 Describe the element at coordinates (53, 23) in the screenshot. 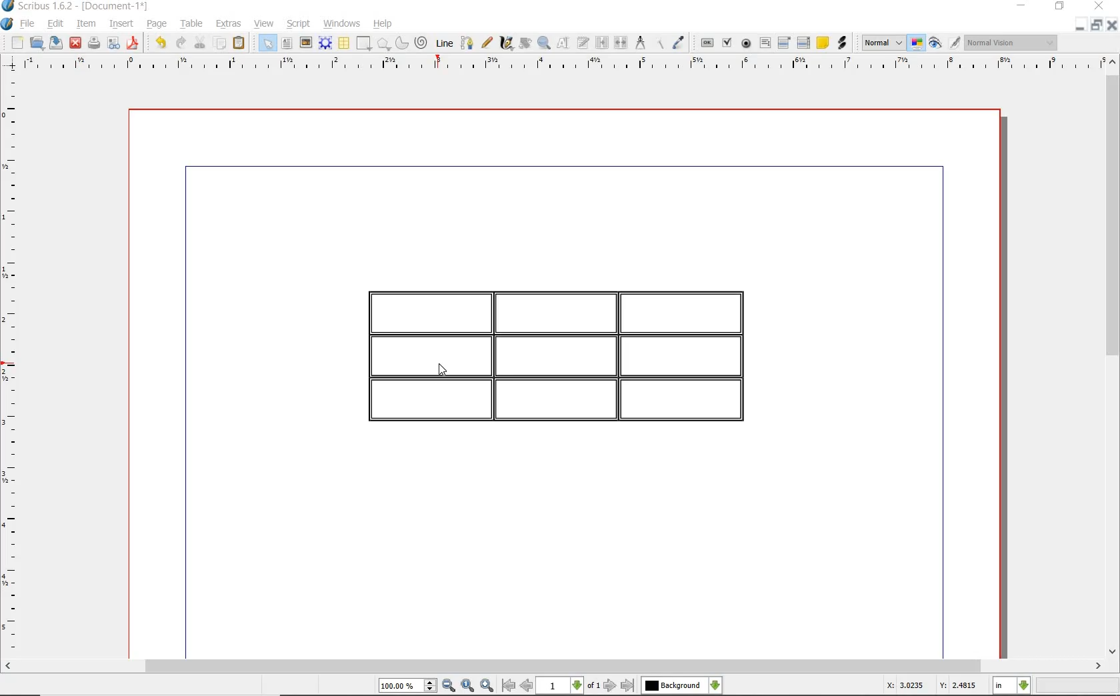

I see `edit` at that location.